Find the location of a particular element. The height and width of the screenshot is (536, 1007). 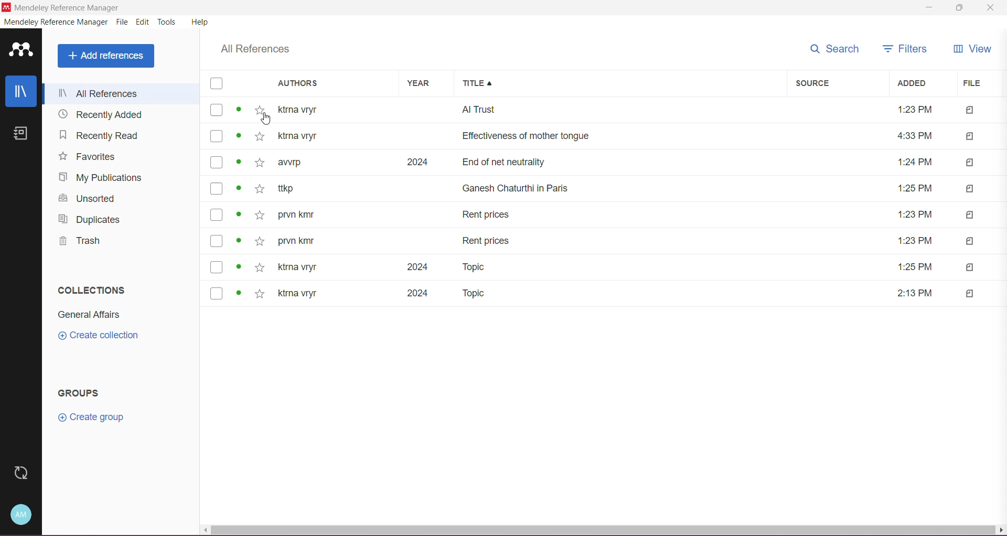

My Publications is located at coordinates (96, 179).